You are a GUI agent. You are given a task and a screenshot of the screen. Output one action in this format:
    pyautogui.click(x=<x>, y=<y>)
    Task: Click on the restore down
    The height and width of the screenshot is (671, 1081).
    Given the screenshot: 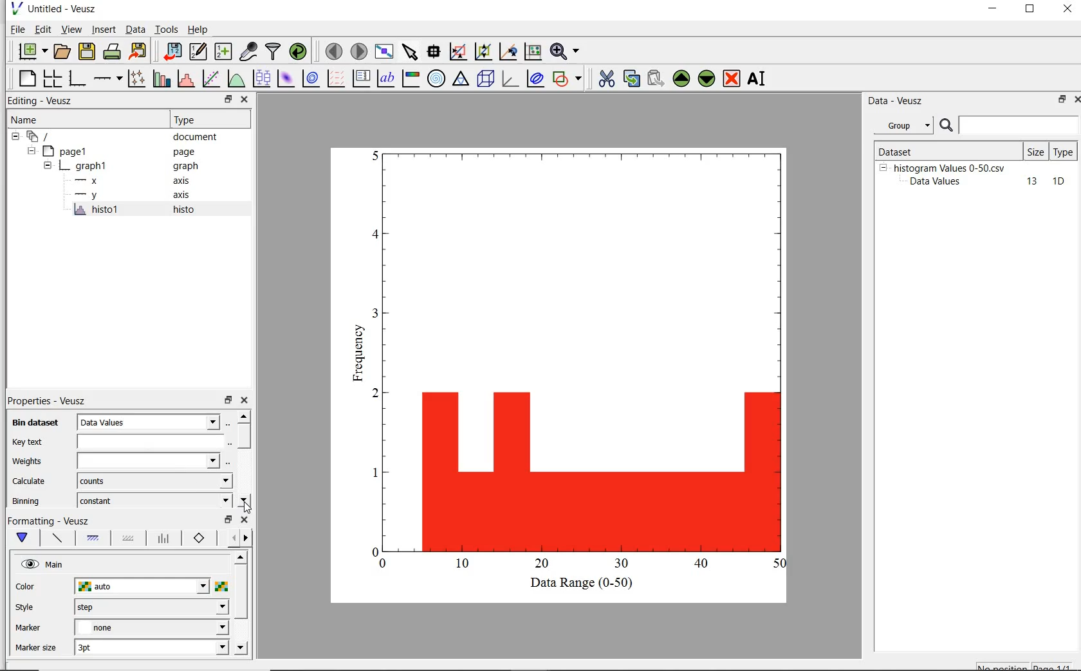 What is the action you would take?
    pyautogui.click(x=1030, y=10)
    